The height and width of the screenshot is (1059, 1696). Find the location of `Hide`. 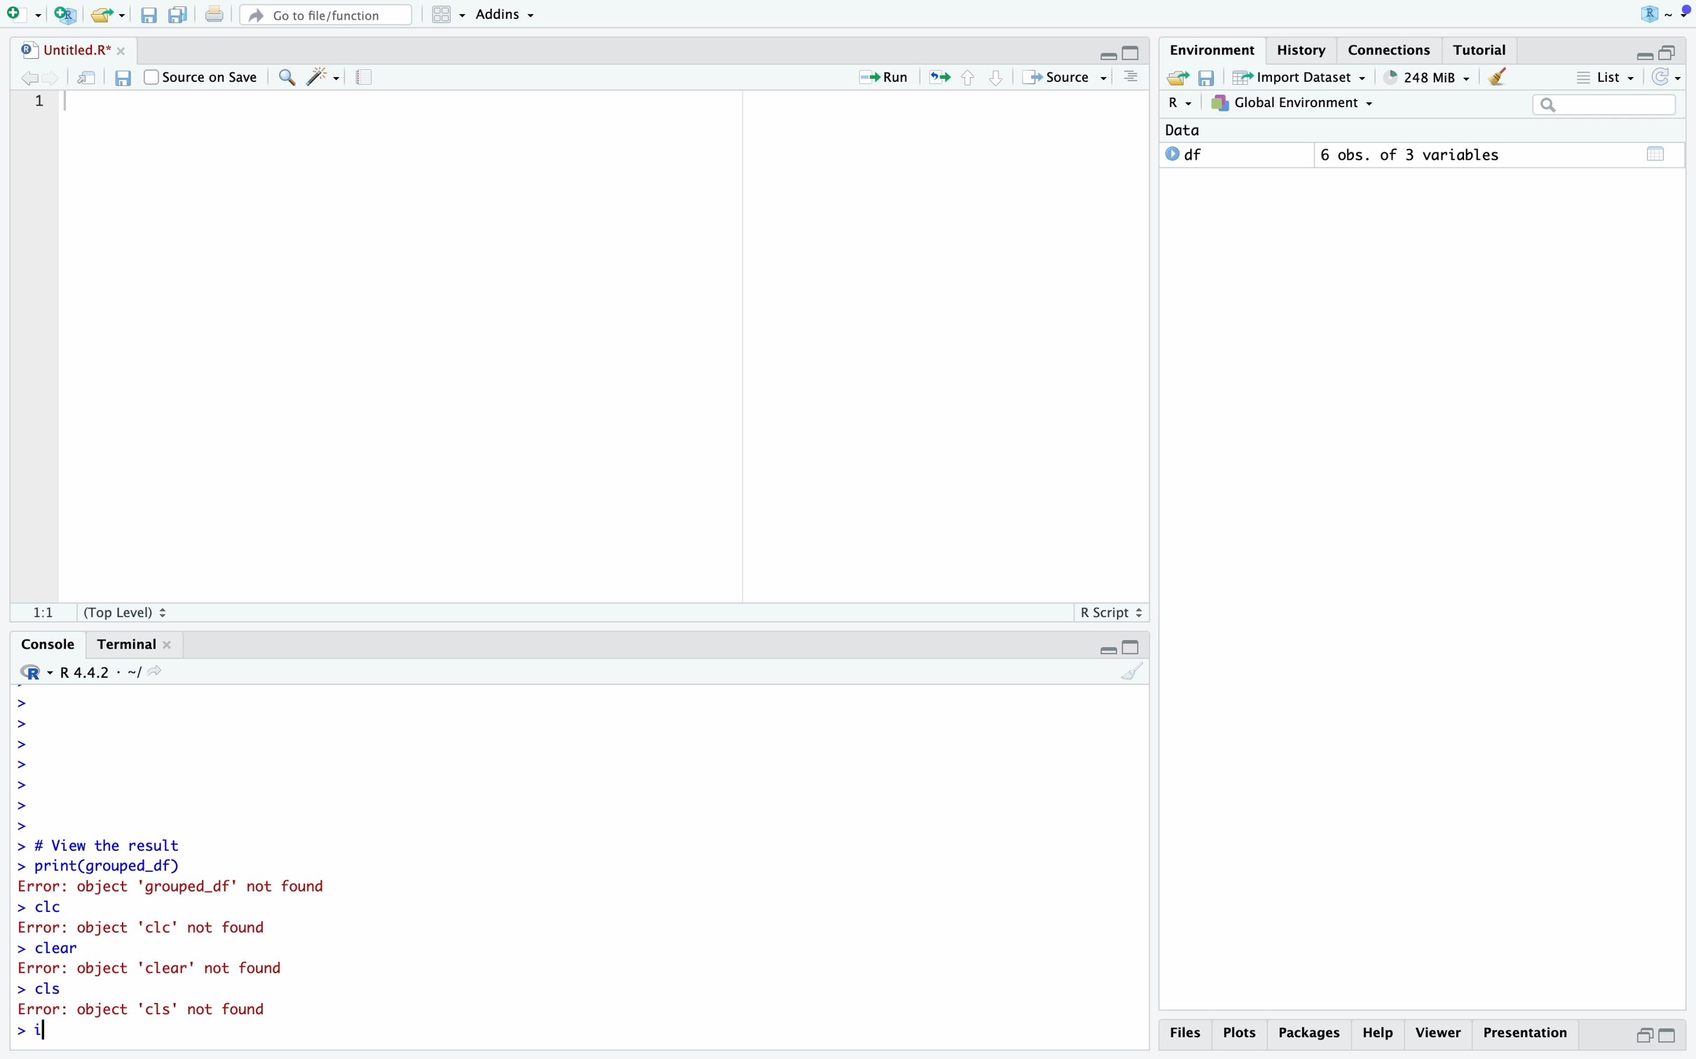

Hide is located at coordinates (1644, 51).